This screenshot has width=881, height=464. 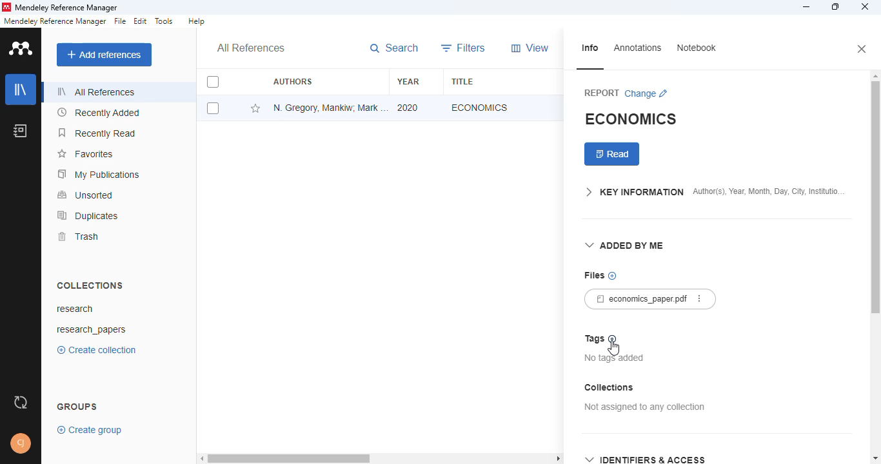 What do you see at coordinates (644, 407) in the screenshot?
I see `not assigned to any collection` at bounding box center [644, 407].